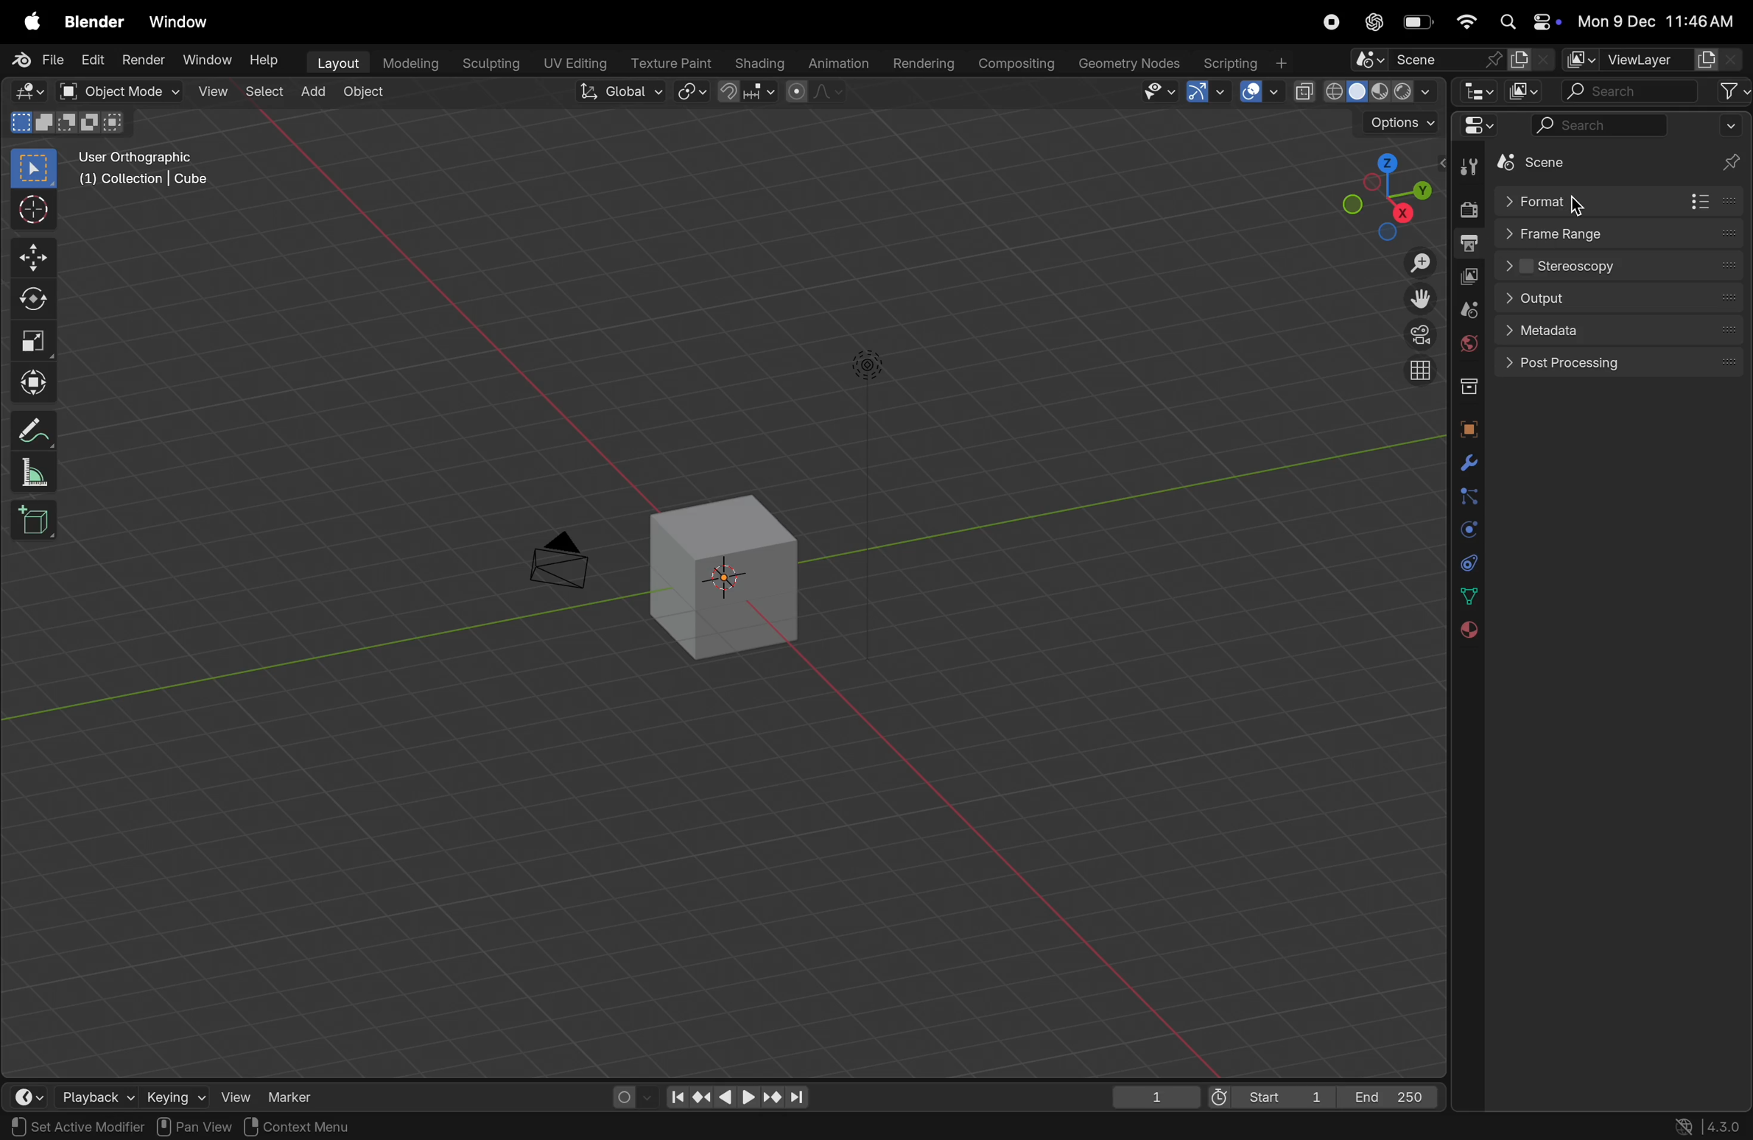 This screenshot has height=1140, width=1753. Describe the element at coordinates (40, 521) in the screenshot. I see `add cube` at that location.